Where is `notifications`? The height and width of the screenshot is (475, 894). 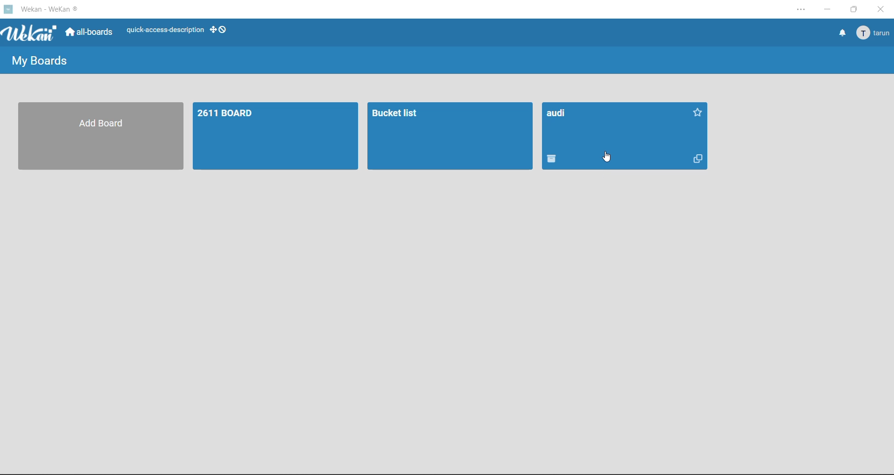
notifications is located at coordinates (842, 34).